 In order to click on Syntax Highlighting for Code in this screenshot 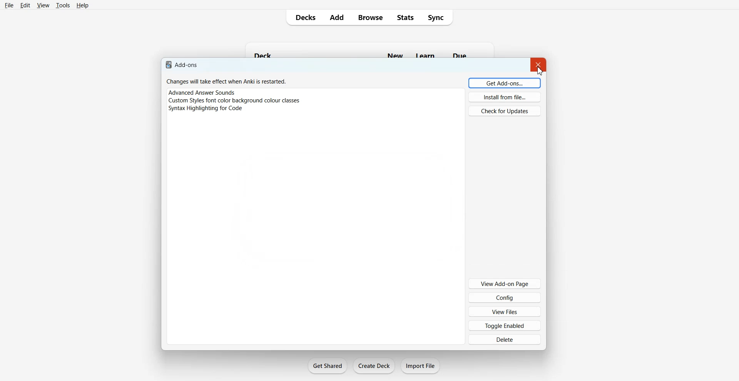, I will do `click(206, 108)`.